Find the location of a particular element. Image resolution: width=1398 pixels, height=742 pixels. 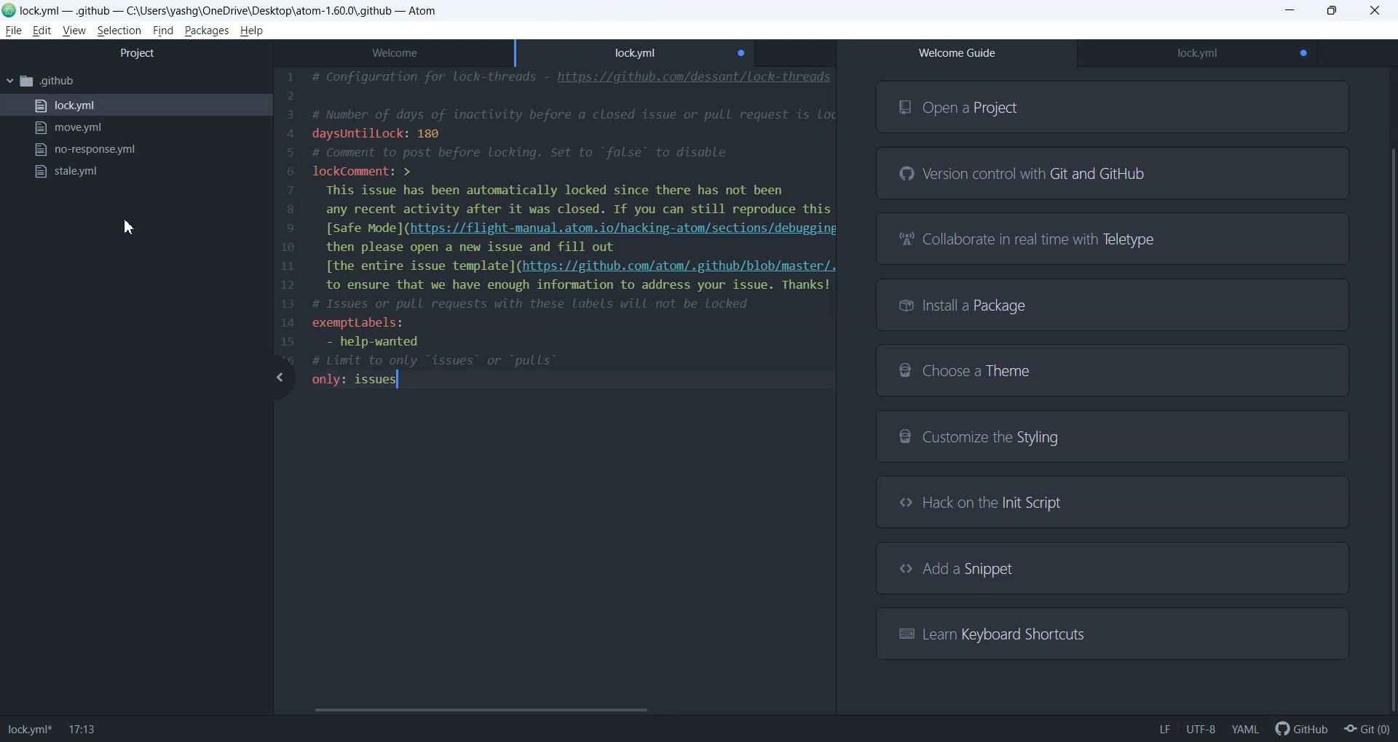

Open a Project is located at coordinates (1113, 106).